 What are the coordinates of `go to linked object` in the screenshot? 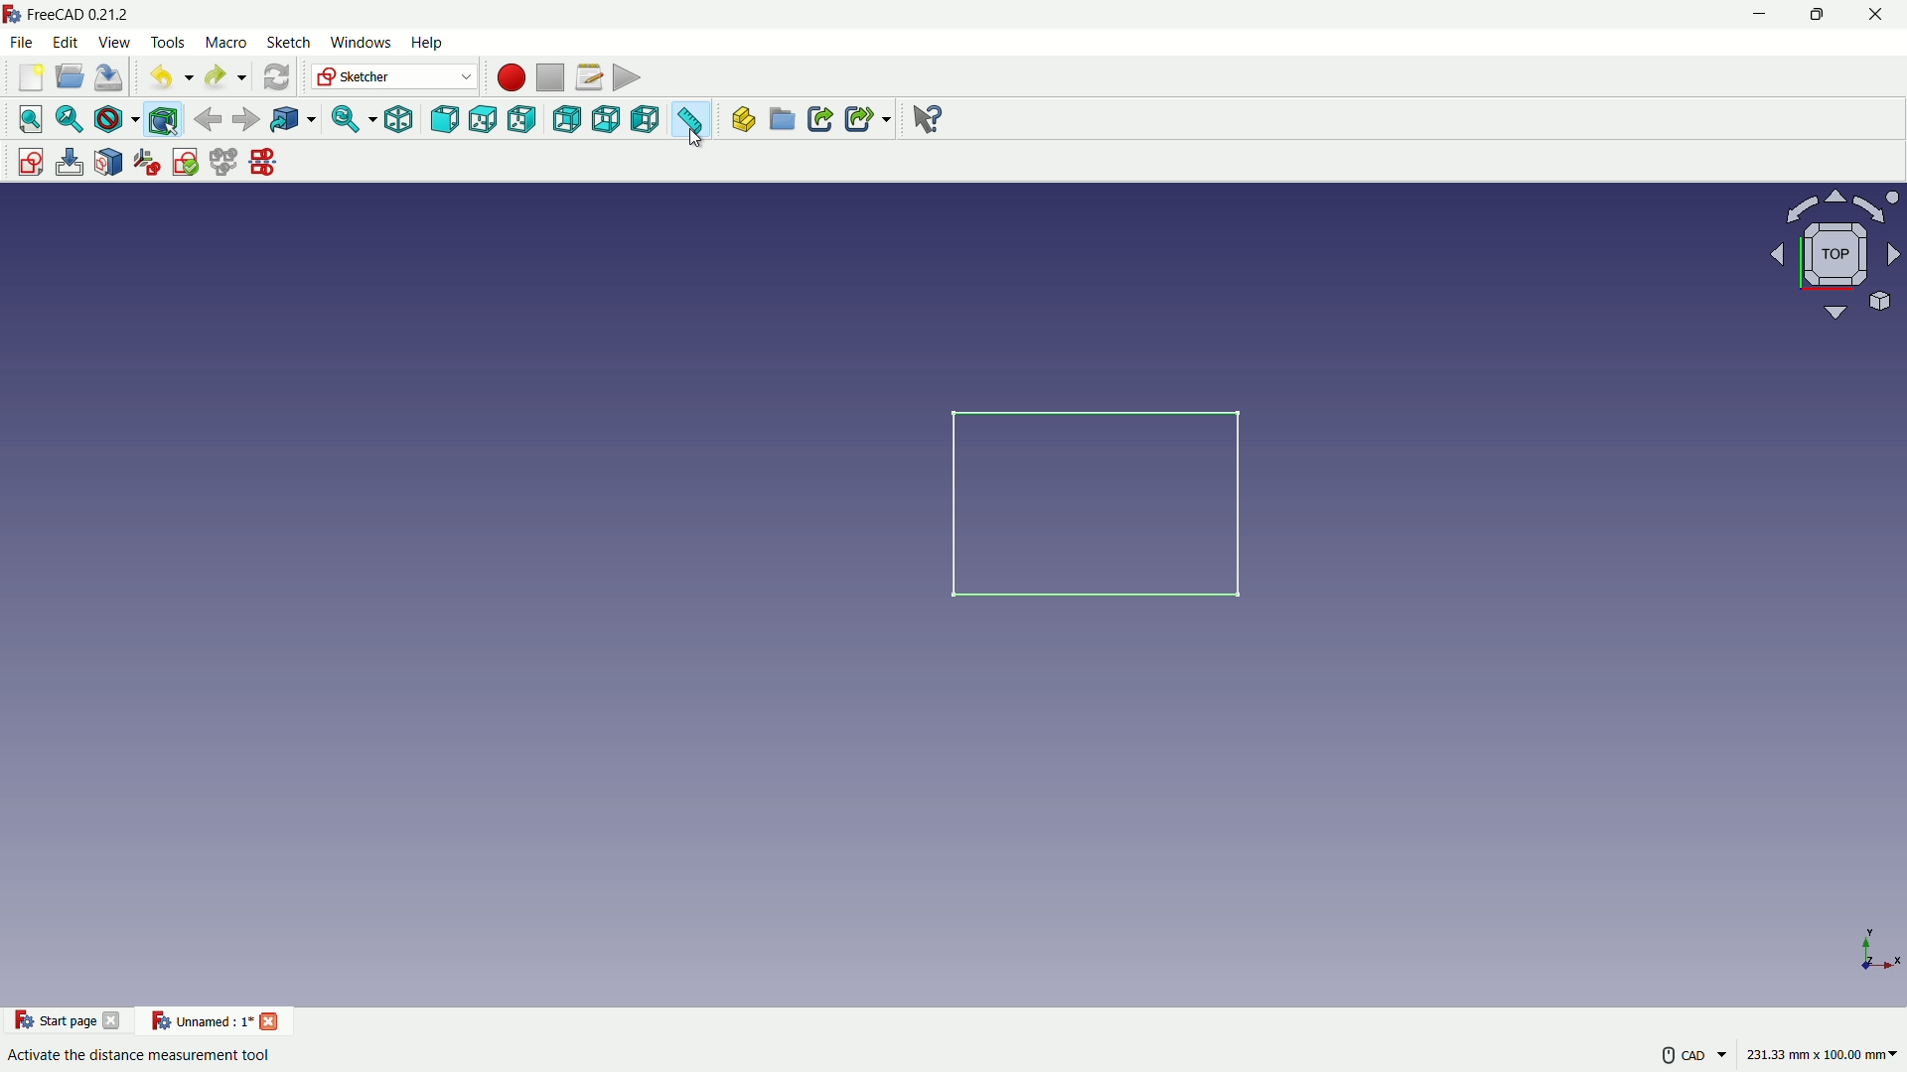 It's located at (292, 121).